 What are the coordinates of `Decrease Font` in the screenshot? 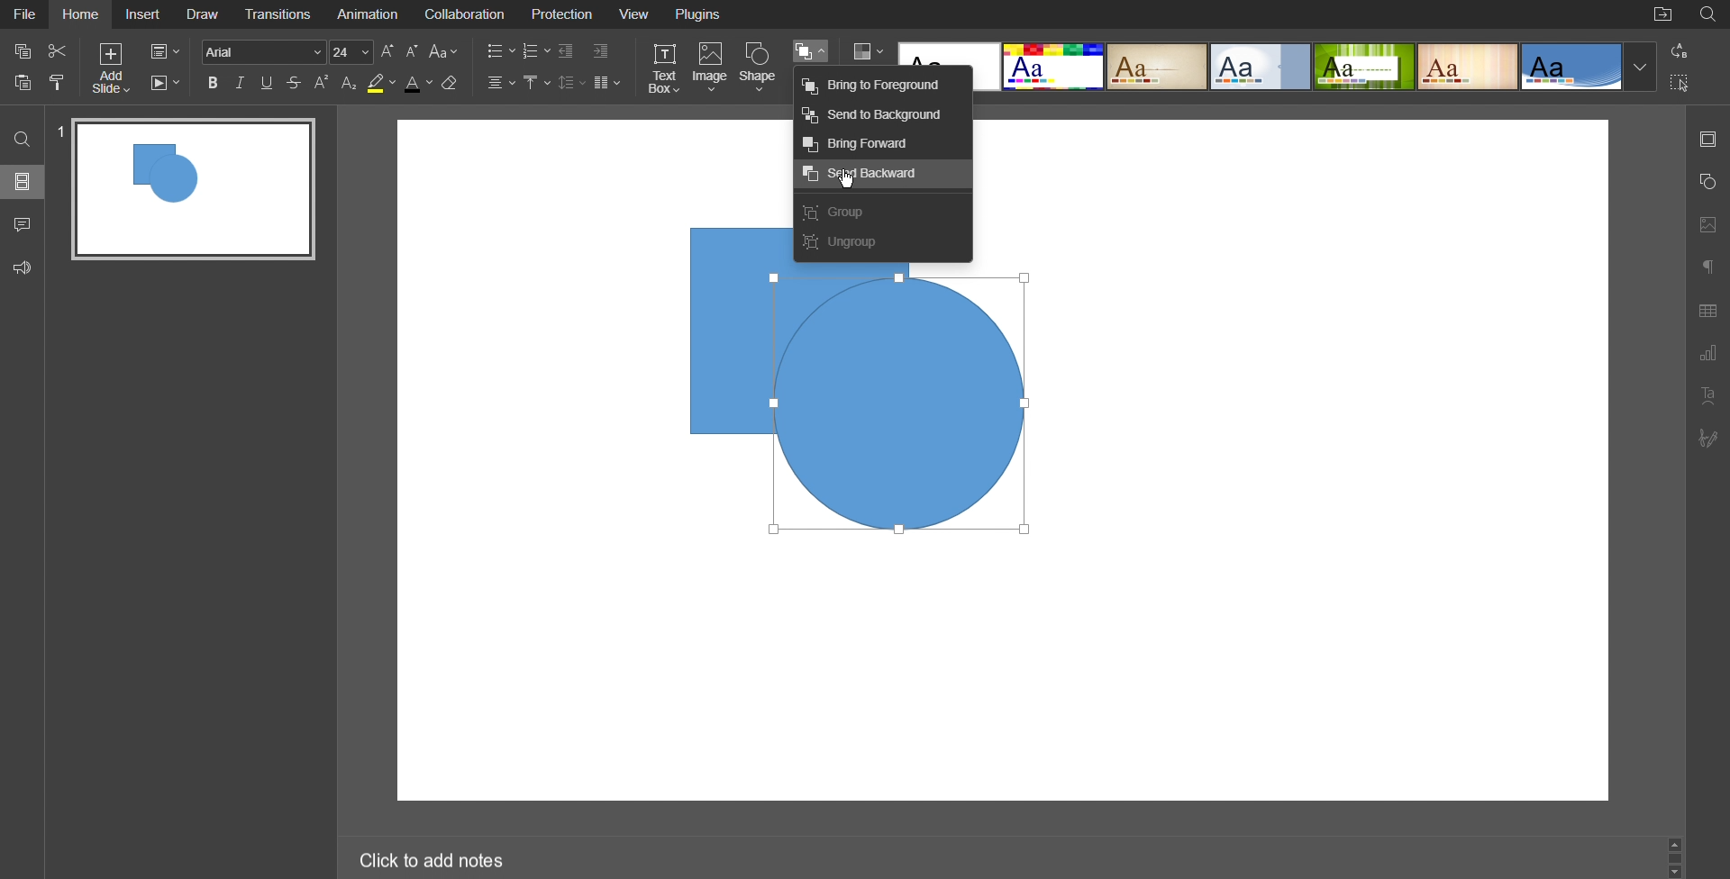 It's located at (411, 51).